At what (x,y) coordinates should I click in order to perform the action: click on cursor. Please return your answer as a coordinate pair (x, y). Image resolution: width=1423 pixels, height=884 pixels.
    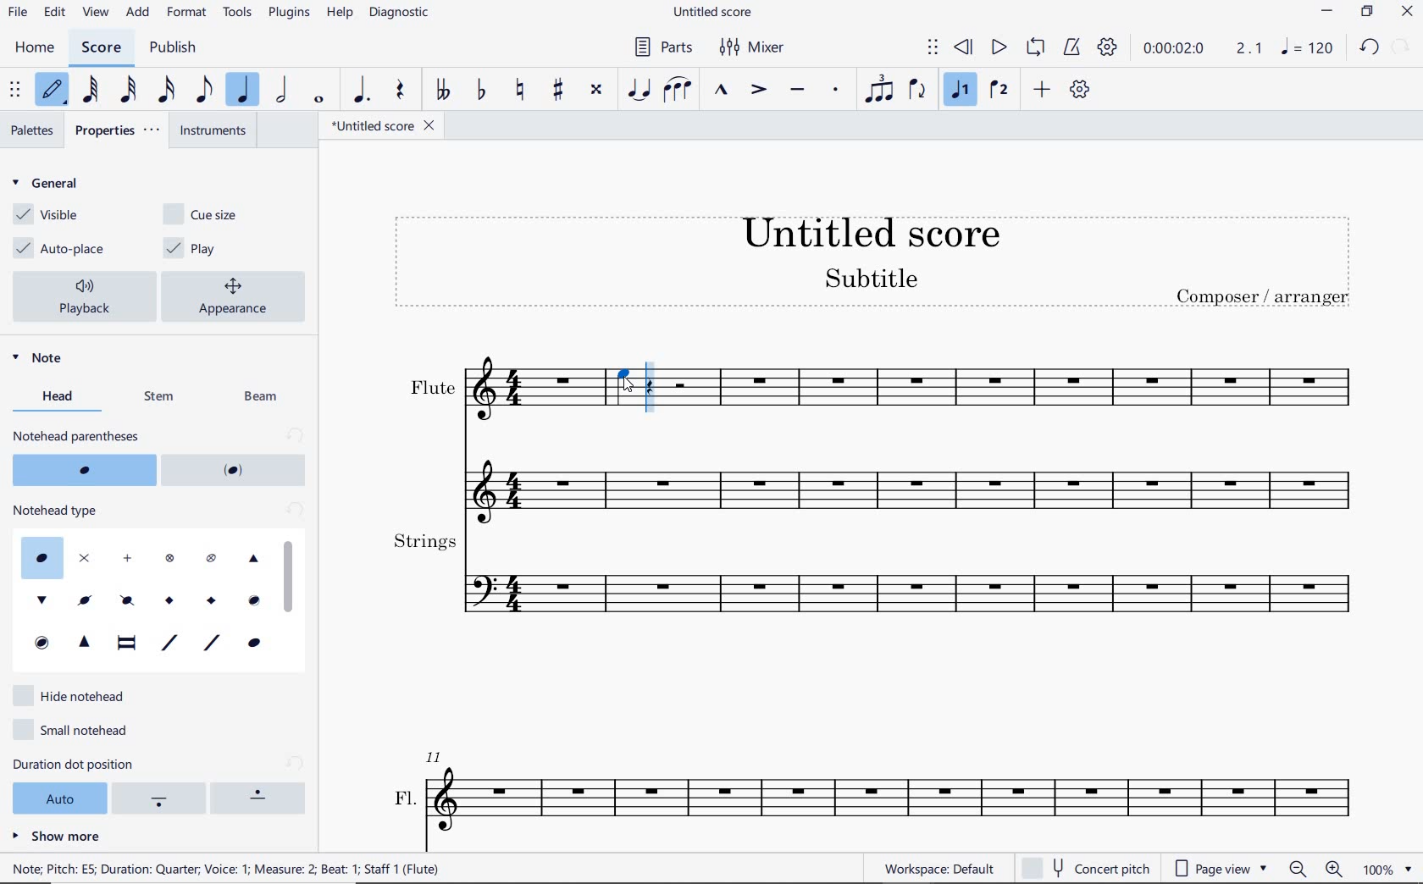
    Looking at the image, I should click on (636, 386).